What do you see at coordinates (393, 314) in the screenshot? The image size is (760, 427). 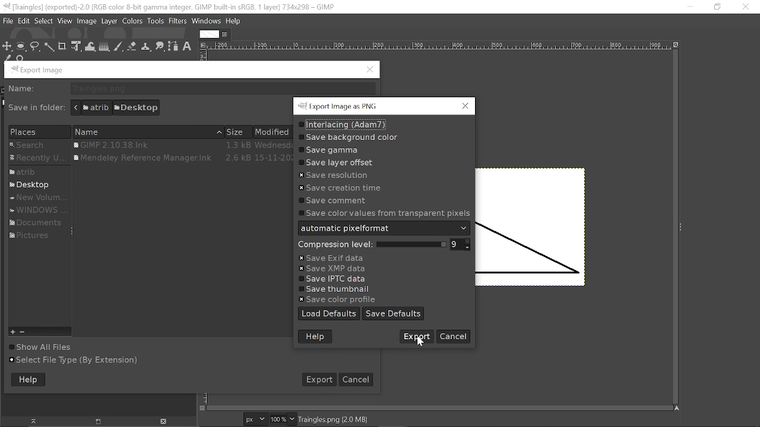 I see `Save defaults` at bounding box center [393, 314].